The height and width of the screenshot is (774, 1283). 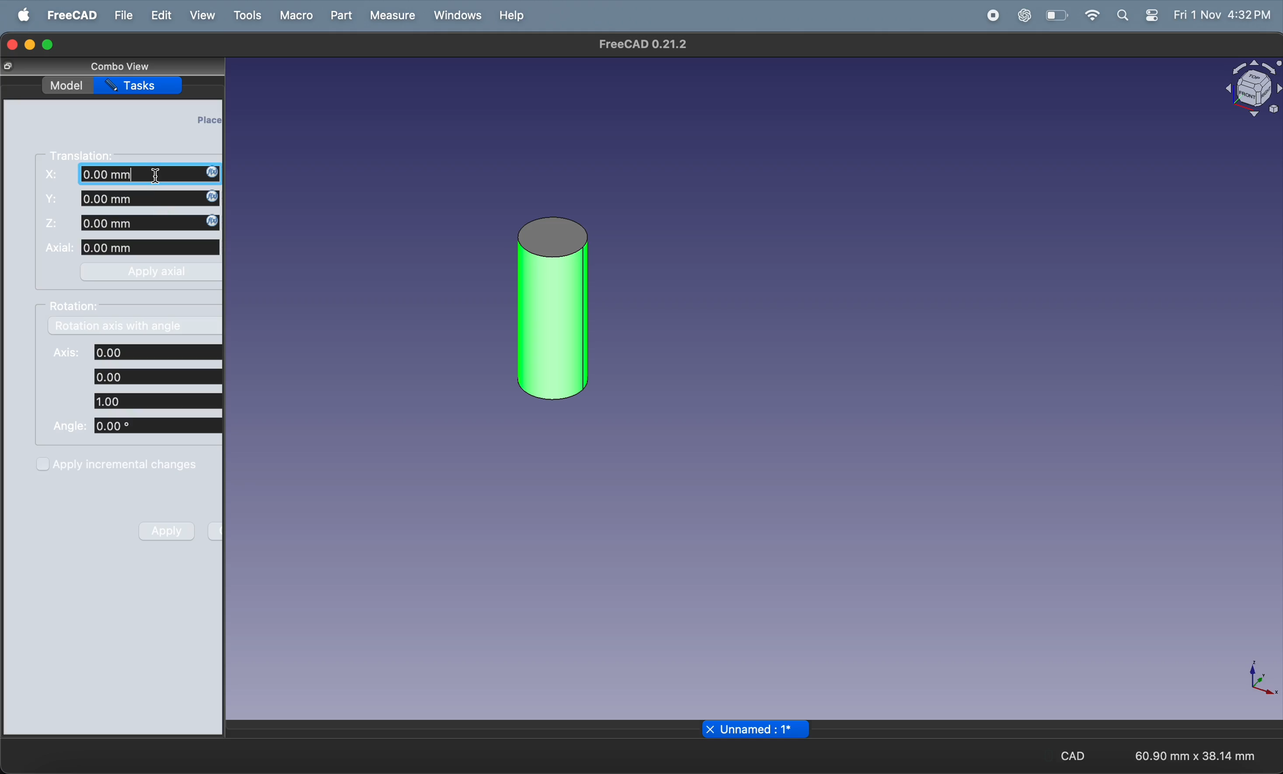 What do you see at coordinates (68, 15) in the screenshot?
I see `freecad` at bounding box center [68, 15].